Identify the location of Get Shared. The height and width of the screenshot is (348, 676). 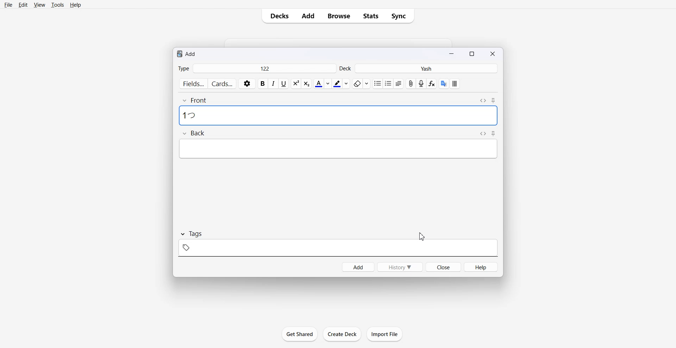
(300, 334).